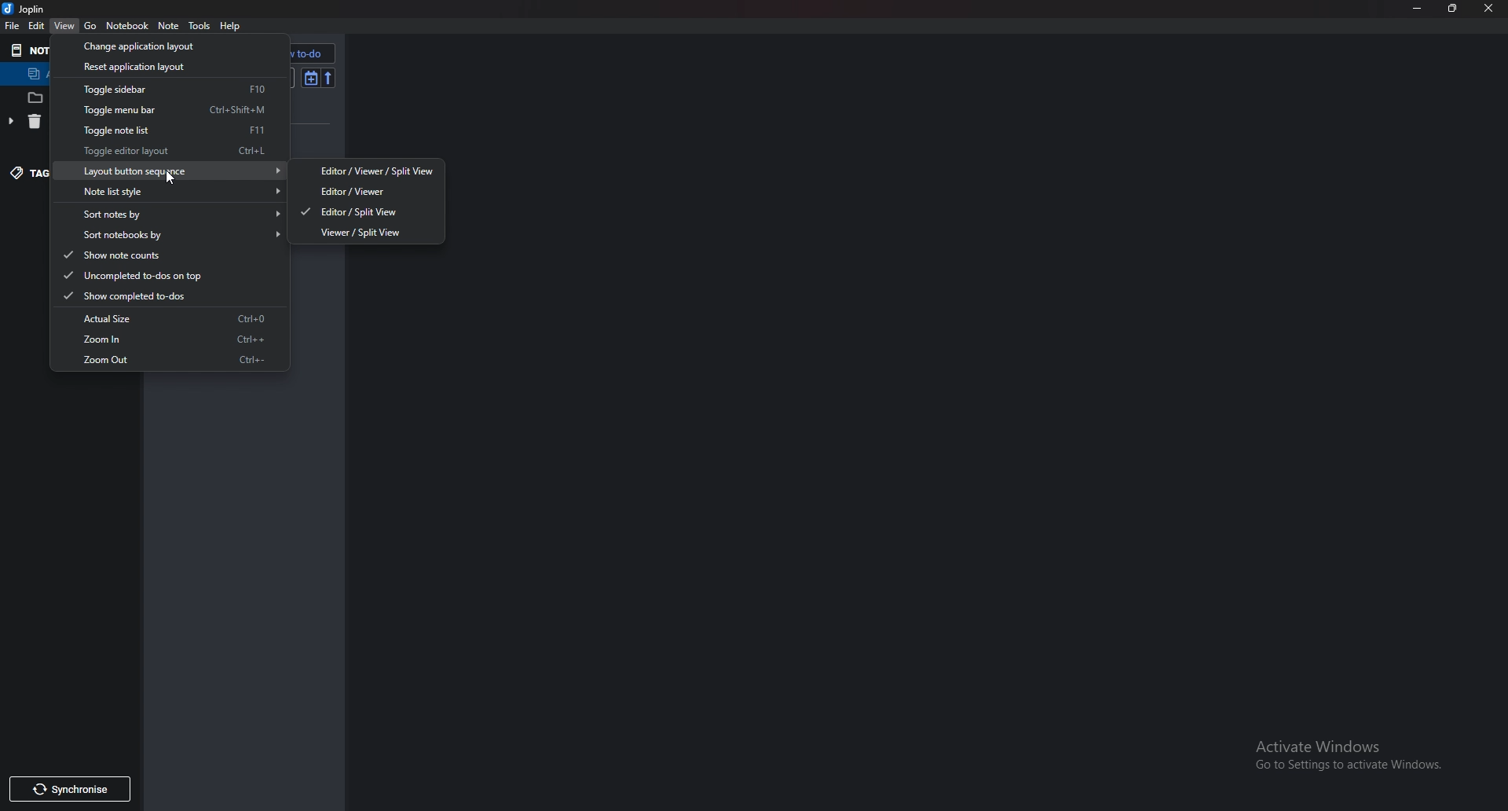  I want to click on Note, so click(170, 26).